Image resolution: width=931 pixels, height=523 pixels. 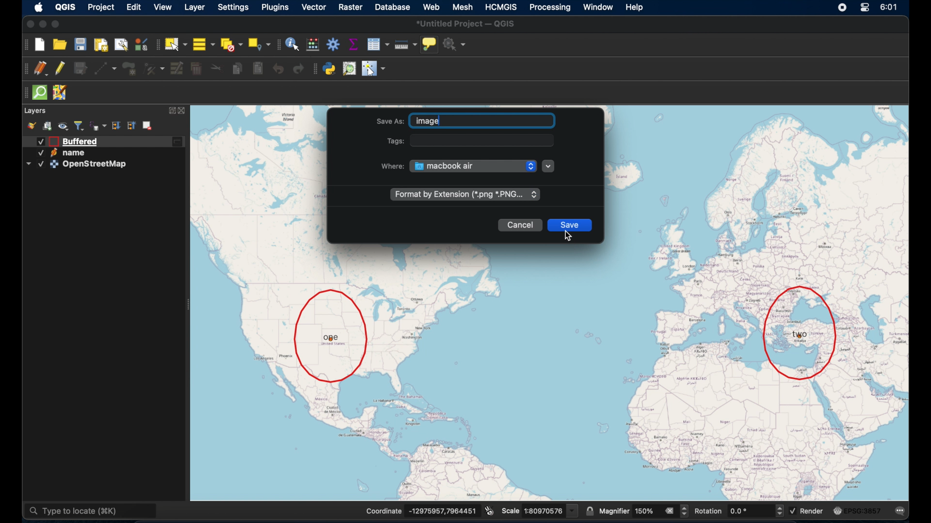 I want to click on open field calculator, so click(x=314, y=44).